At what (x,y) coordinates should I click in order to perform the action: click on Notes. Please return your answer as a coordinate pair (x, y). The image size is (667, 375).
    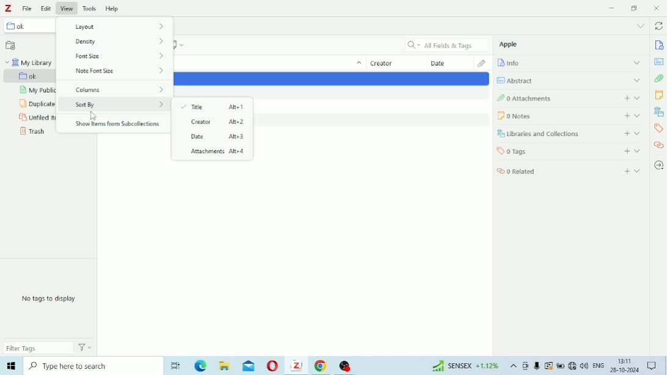
    Looking at the image, I should click on (660, 96).